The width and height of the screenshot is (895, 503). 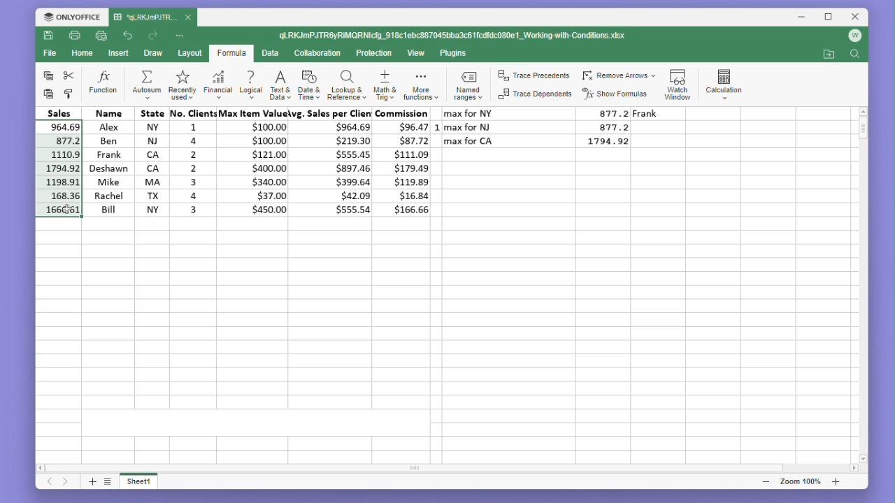 I want to click on quick print, so click(x=99, y=35).